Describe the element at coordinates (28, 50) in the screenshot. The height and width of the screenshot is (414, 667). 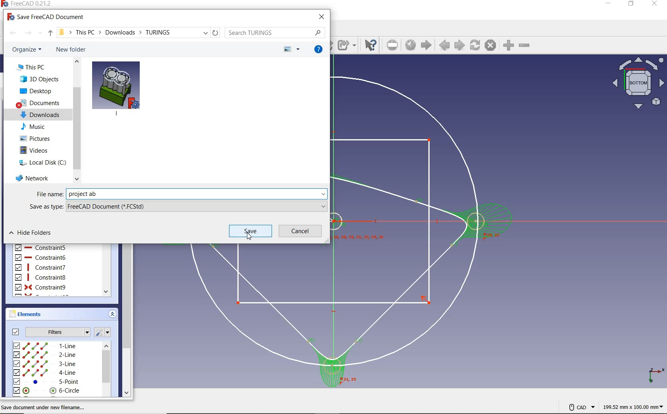
I see `organize` at that location.